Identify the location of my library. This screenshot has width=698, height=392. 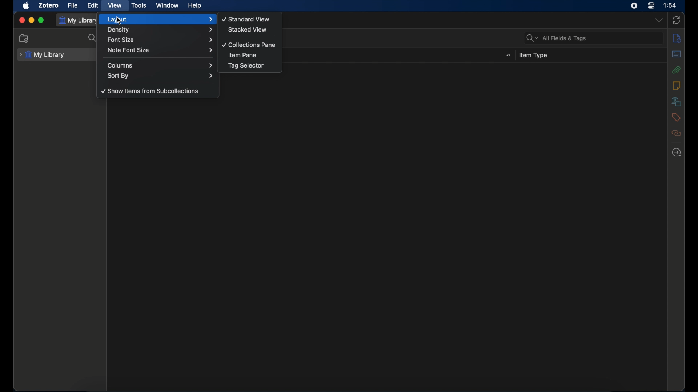
(79, 20).